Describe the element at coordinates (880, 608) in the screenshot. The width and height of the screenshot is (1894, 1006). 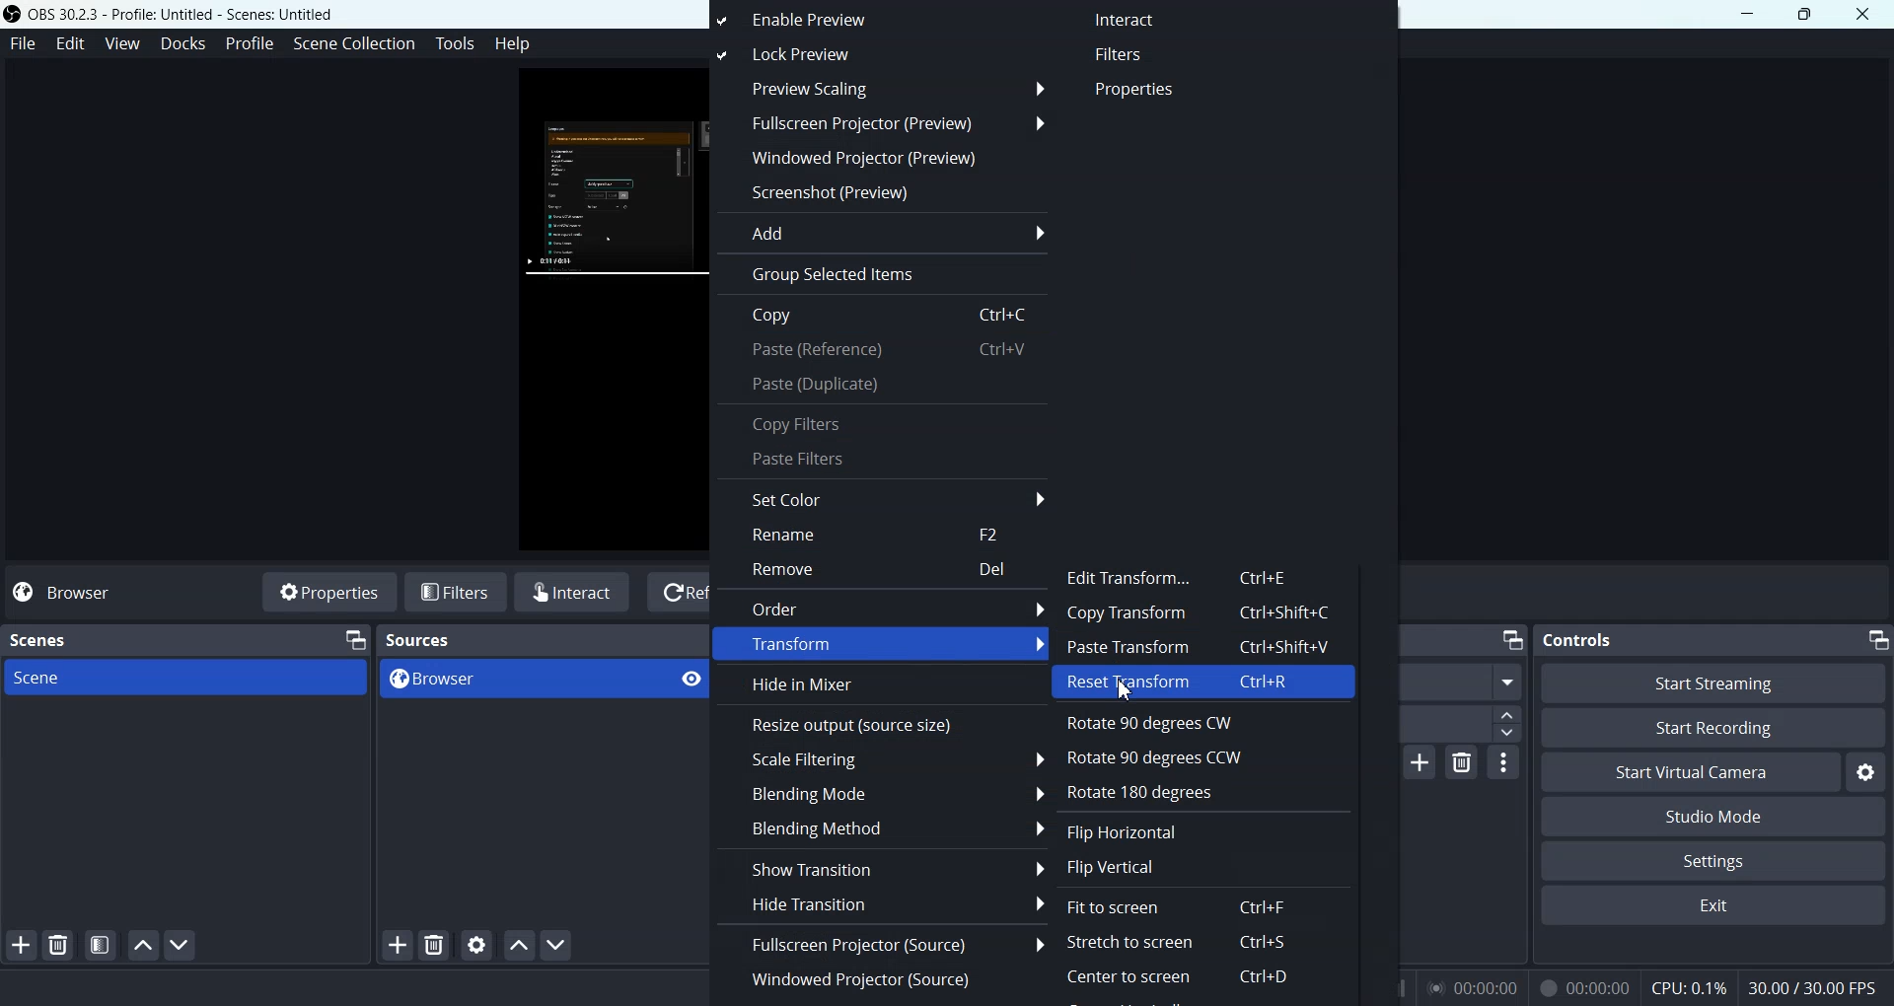
I see `Order` at that location.